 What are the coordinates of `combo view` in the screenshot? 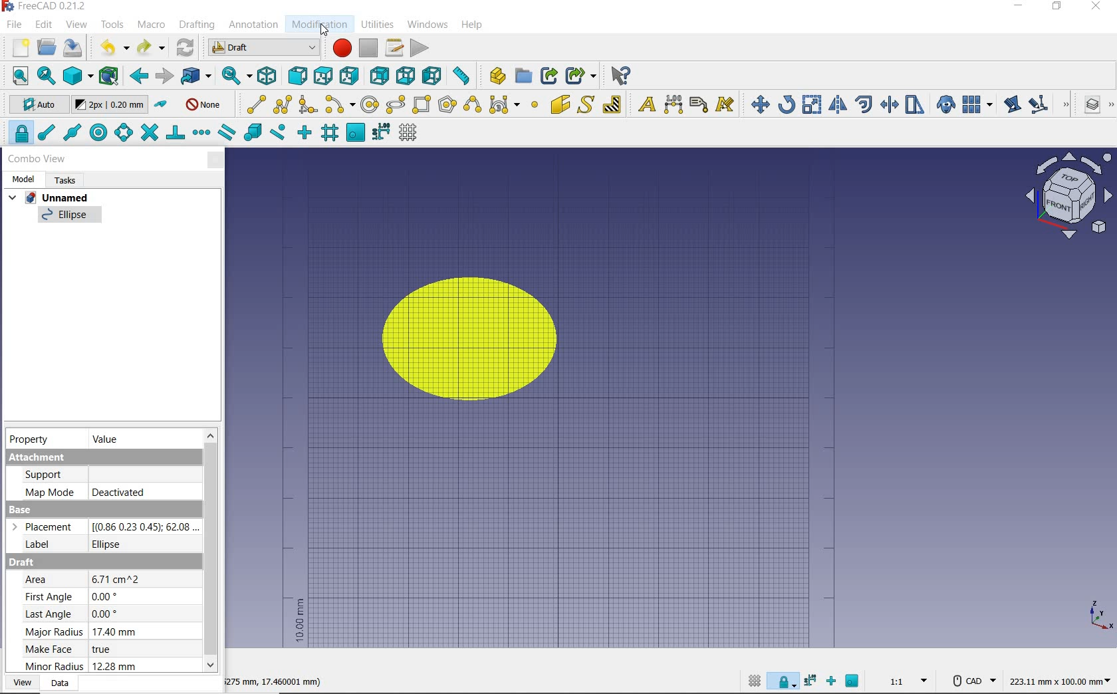 It's located at (36, 159).